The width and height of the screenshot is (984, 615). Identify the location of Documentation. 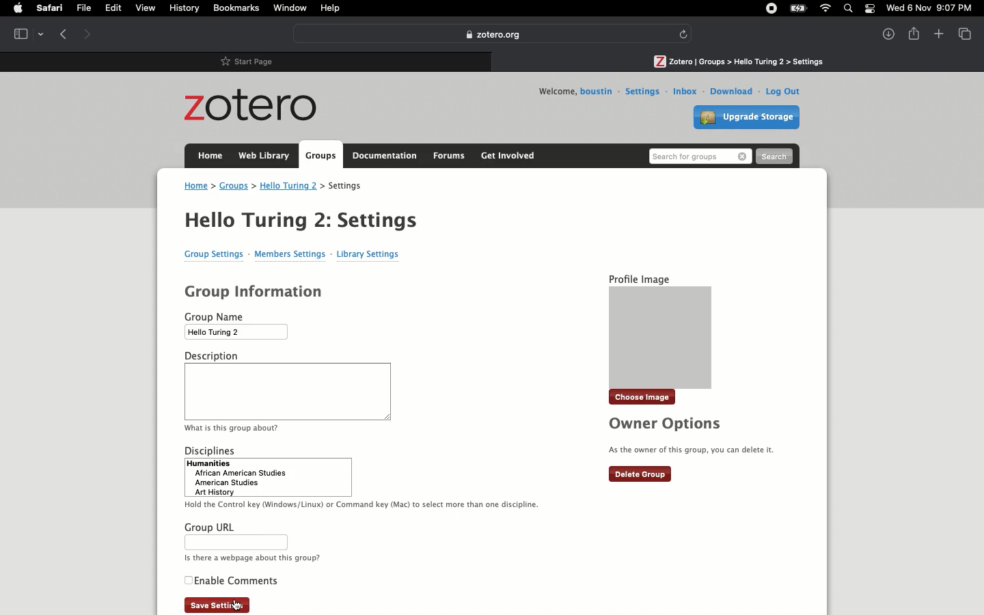
(385, 156).